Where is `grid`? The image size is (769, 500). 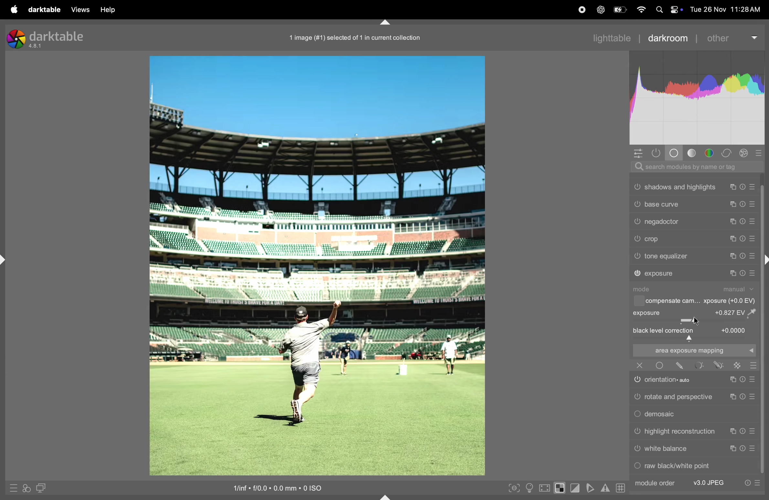
grid is located at coordinates (619, 487).